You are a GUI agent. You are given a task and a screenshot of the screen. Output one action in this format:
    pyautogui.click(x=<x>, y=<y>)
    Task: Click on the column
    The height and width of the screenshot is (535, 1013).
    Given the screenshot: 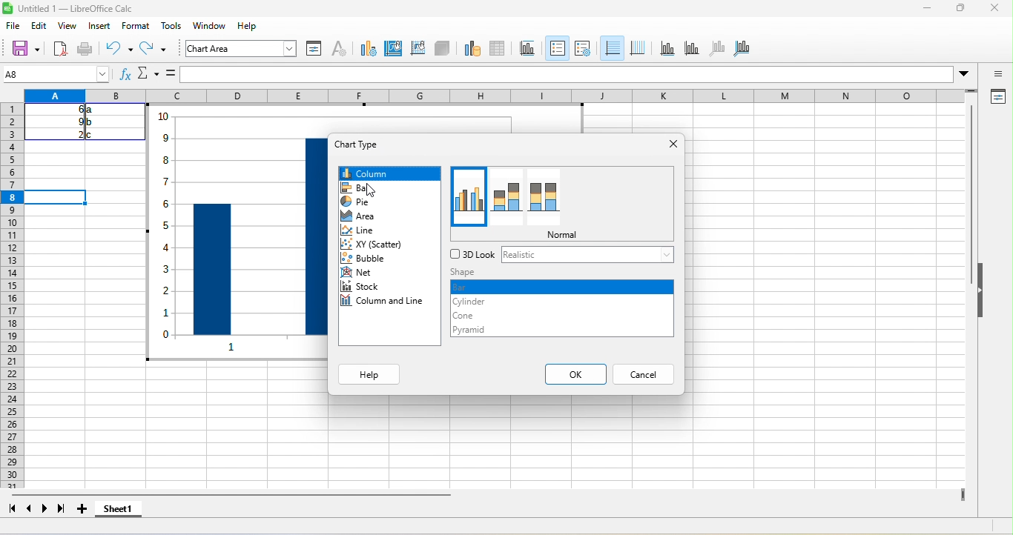 What is the action you would take?
    pyautogui.click(x=389, y=174)
    